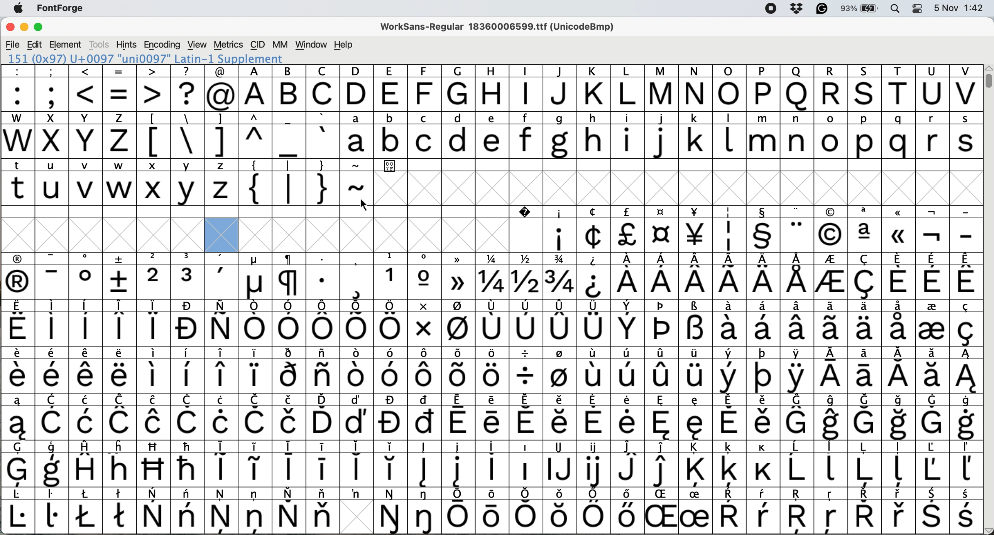 The height and width of the screenshot is (535, 994). I want to click on symbol, so click(189, 276).